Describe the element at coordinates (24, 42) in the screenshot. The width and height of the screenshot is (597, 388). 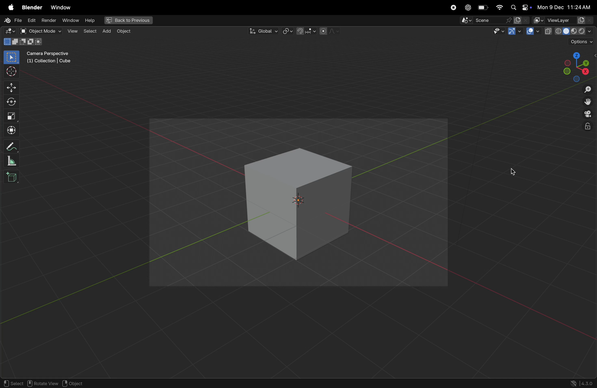
I see `mode` at that location.